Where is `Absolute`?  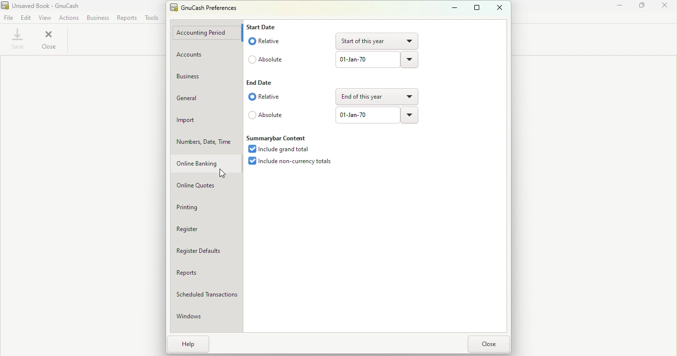 Absolute is located at coordinates (266, 57).